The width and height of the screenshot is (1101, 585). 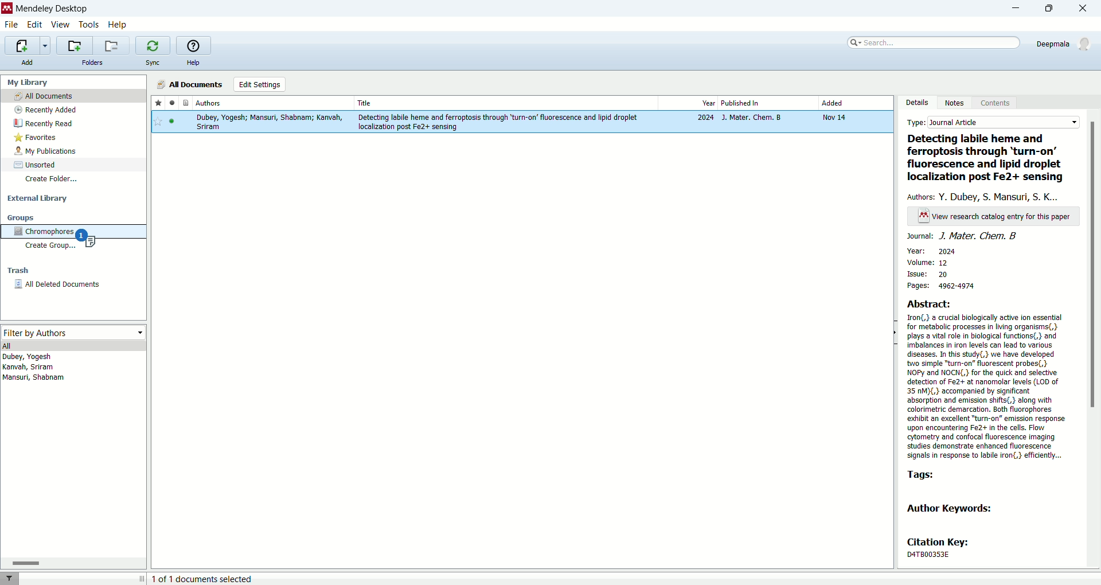 What do you see at coordinates (21, 217) in the screenshot?
I see `groups` at bounding box center [21, 217].